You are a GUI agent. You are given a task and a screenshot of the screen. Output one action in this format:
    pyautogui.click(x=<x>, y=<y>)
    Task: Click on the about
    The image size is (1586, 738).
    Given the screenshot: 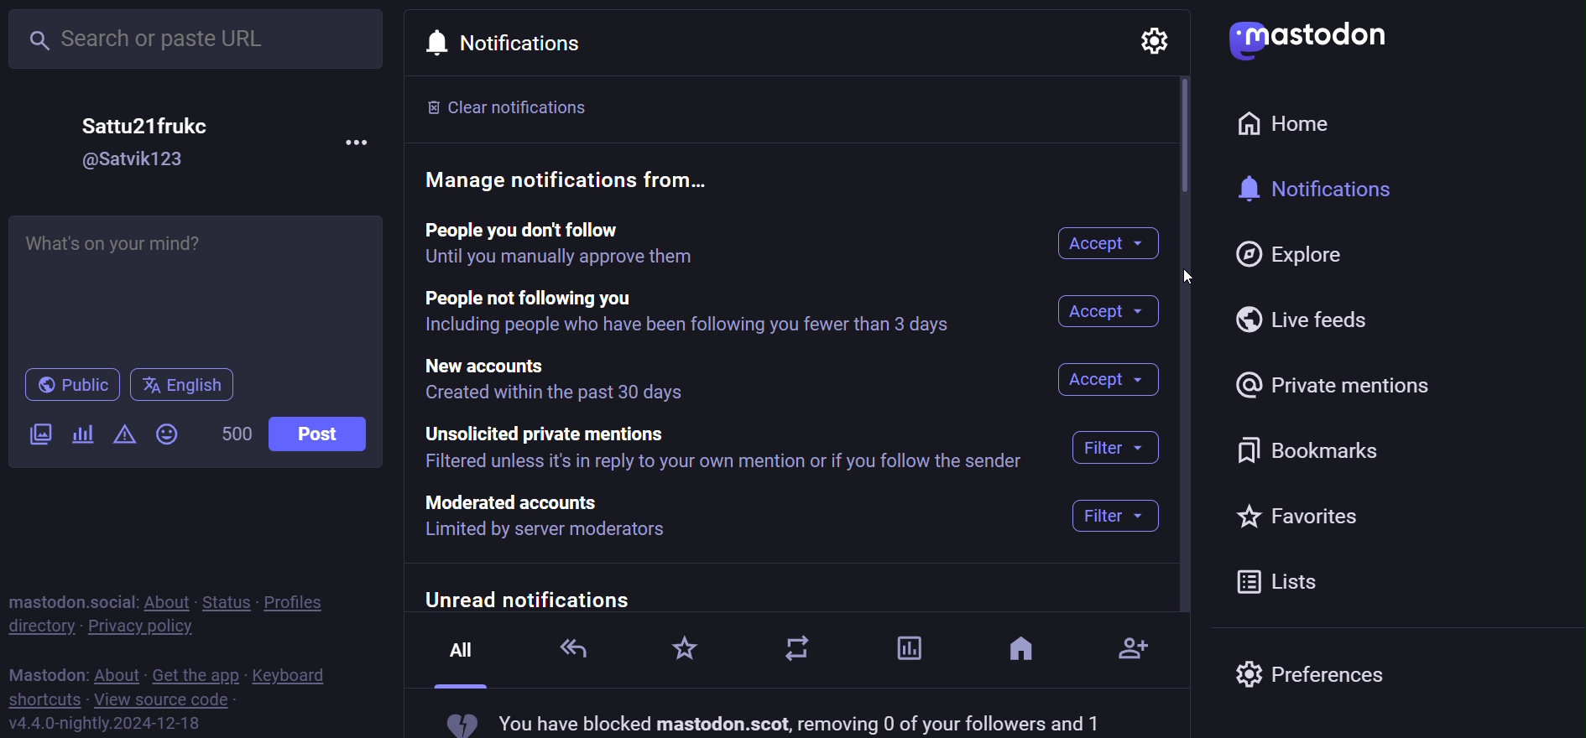 What is the action you would take?
    pyautogui.click(x=164, y=600)
    